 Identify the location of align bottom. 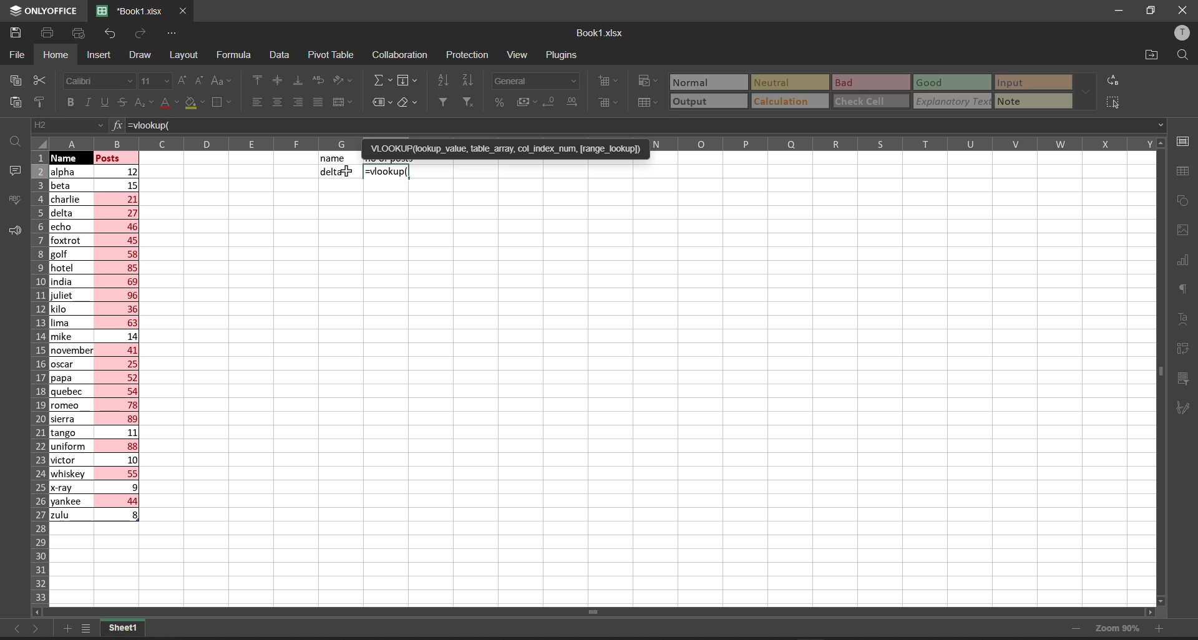
(298, 80).